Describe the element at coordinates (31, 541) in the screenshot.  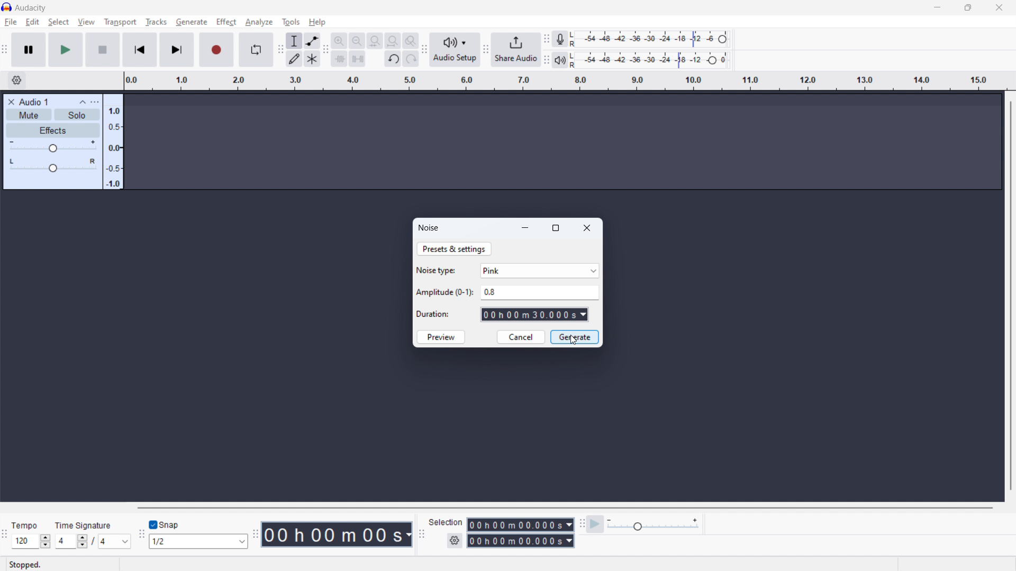
I see `set tempo` at that location.